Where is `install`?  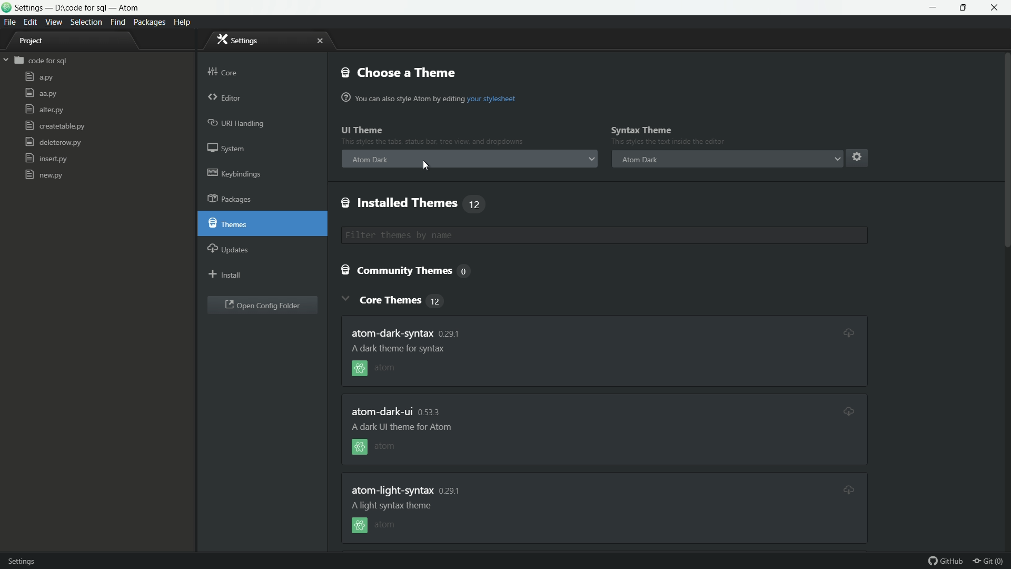
install is located at coordinates (225, 276).